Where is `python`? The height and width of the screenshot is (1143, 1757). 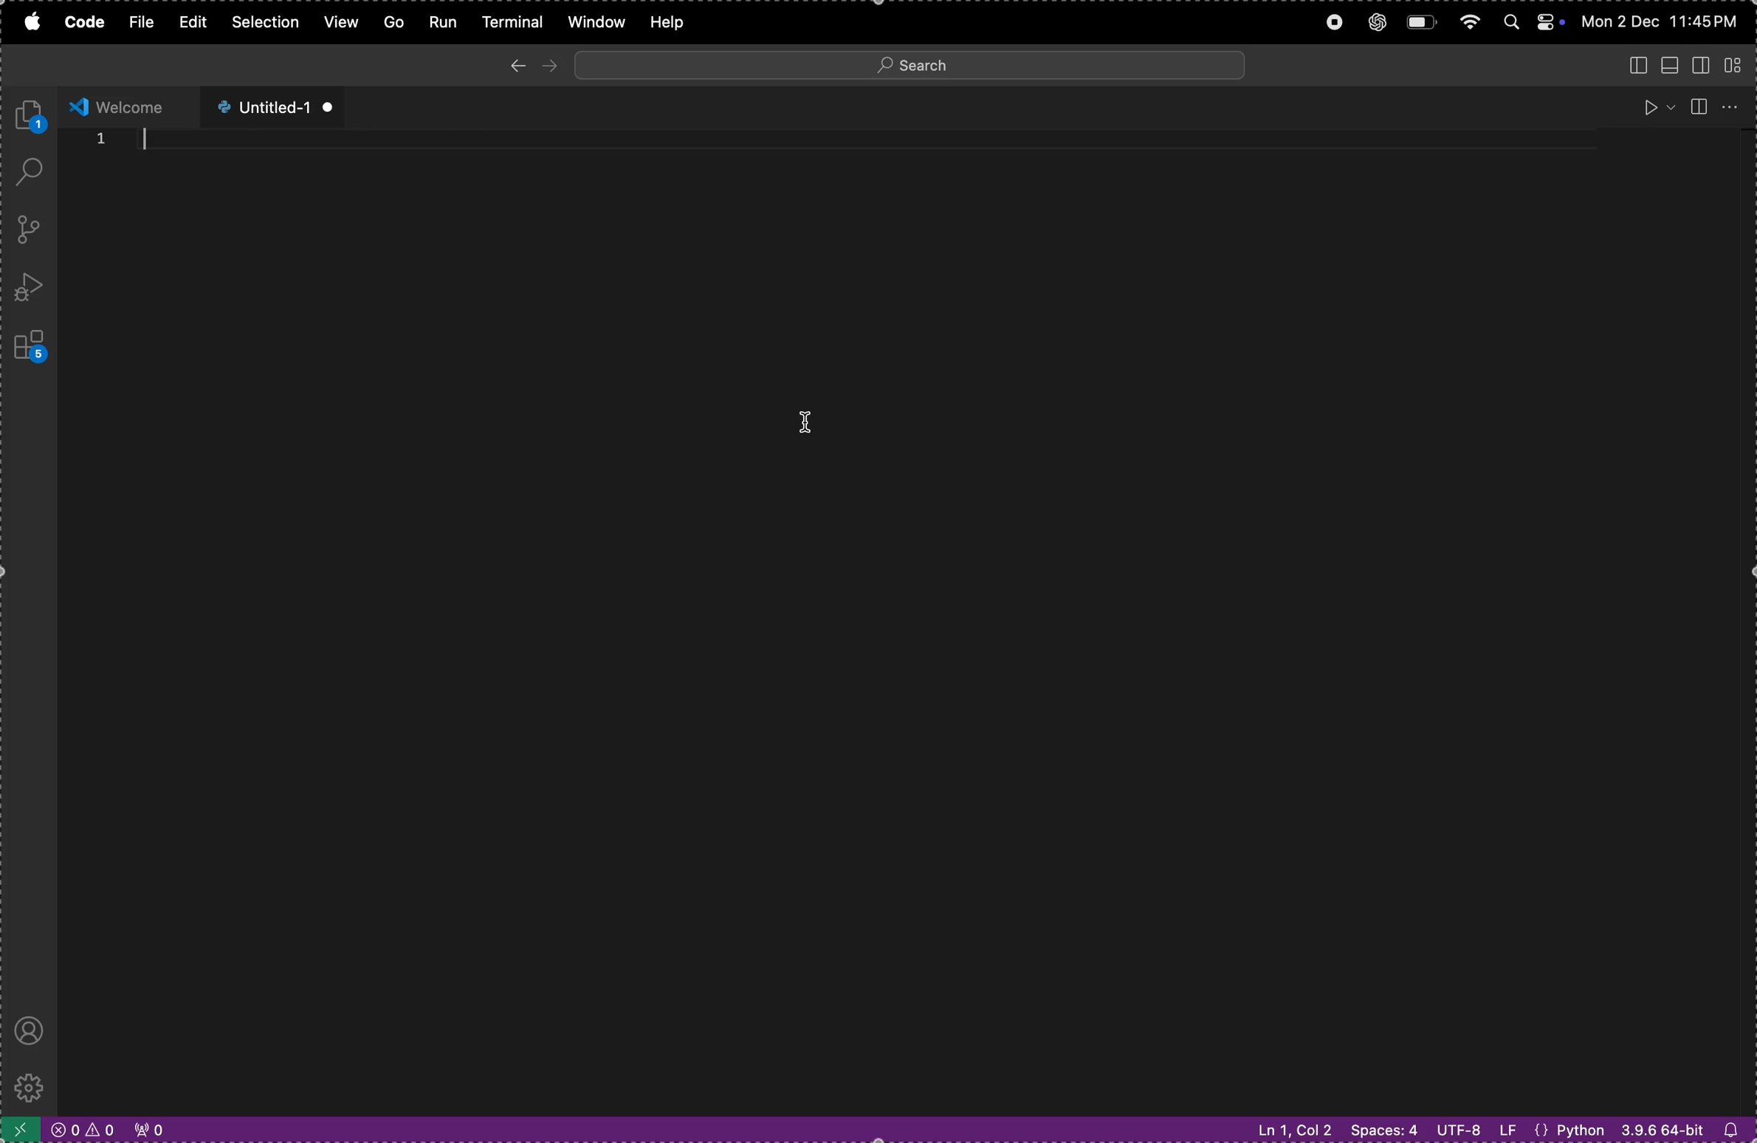
python is located at coordinates (1573, 1129).